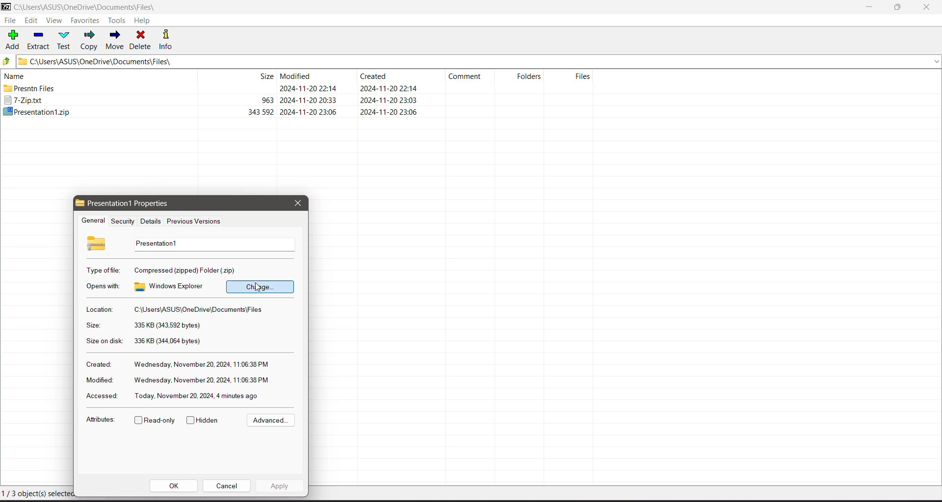 Image resolution: width=942 pixels, height=502 pixels. What do you see at coordinates (297, 203) in the screenshot?
I see `Close` at bounding box center [297, 203].